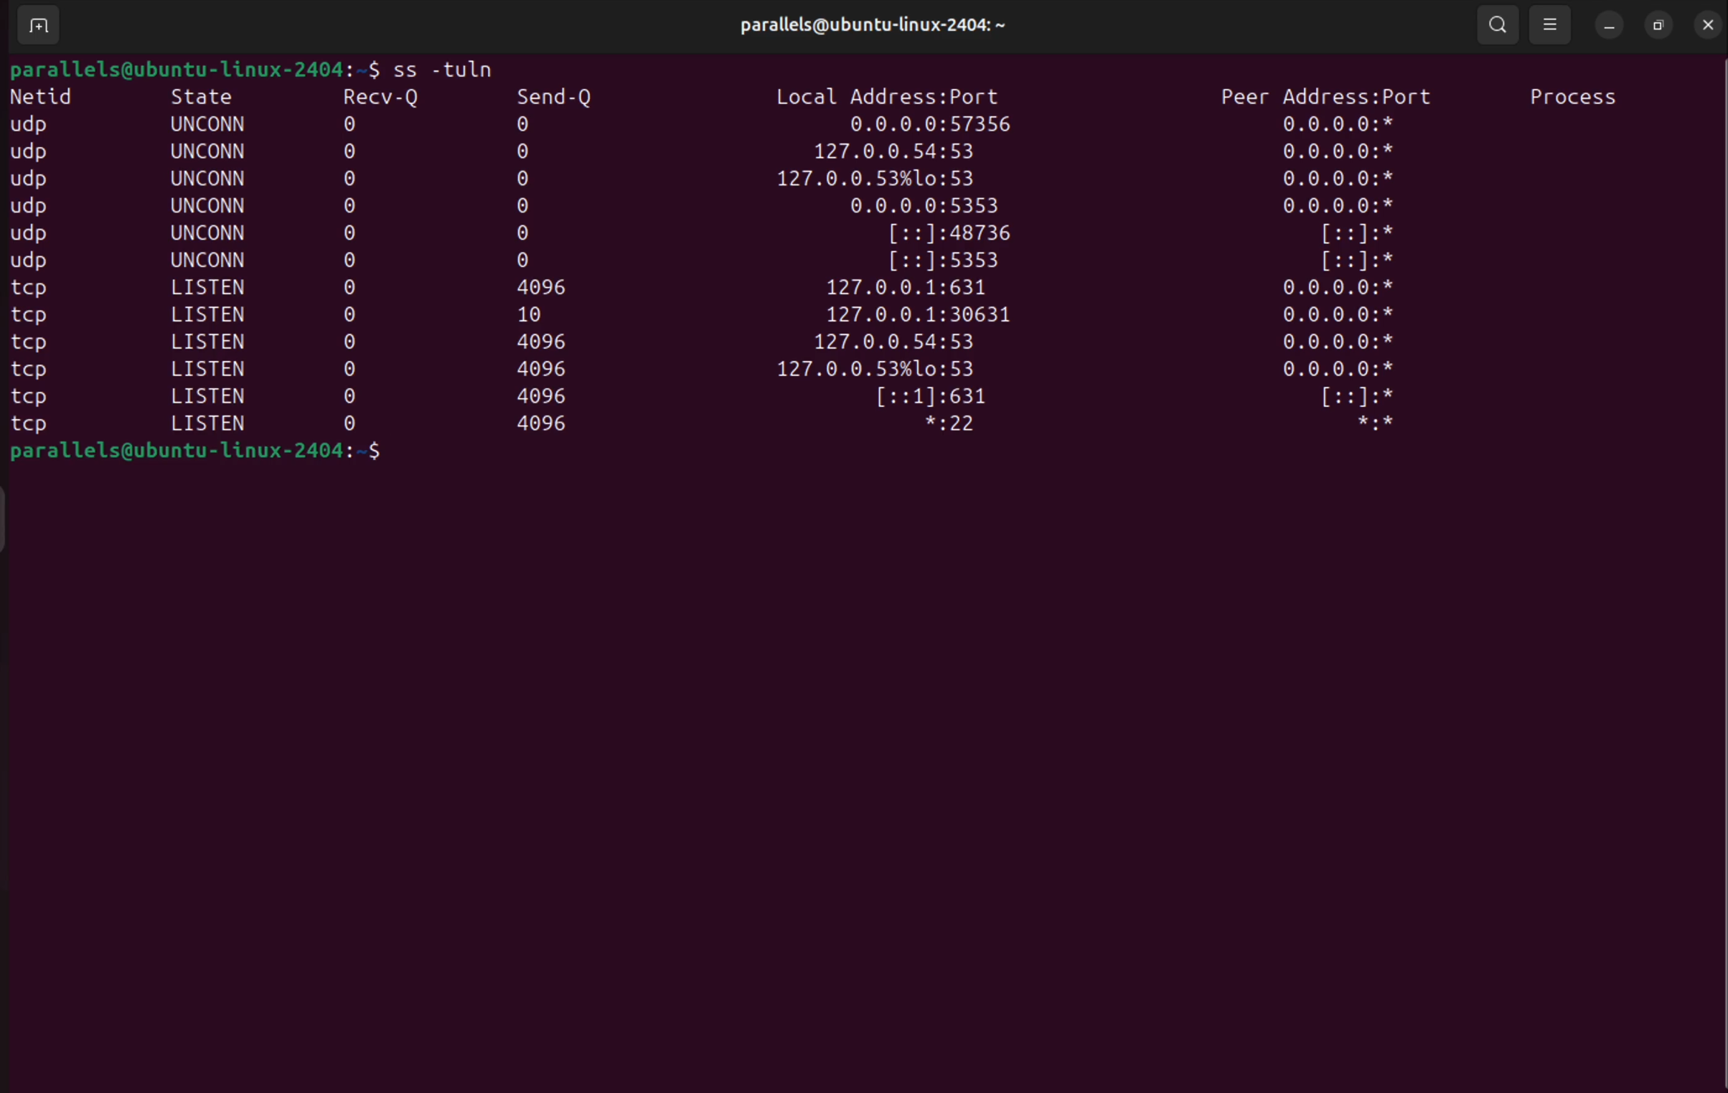 The height and width of the screenshot is (1093, 1728). What do you see at coordinates (352, 424) in the screenshot?
I see `` at bounding box center [352, 424].